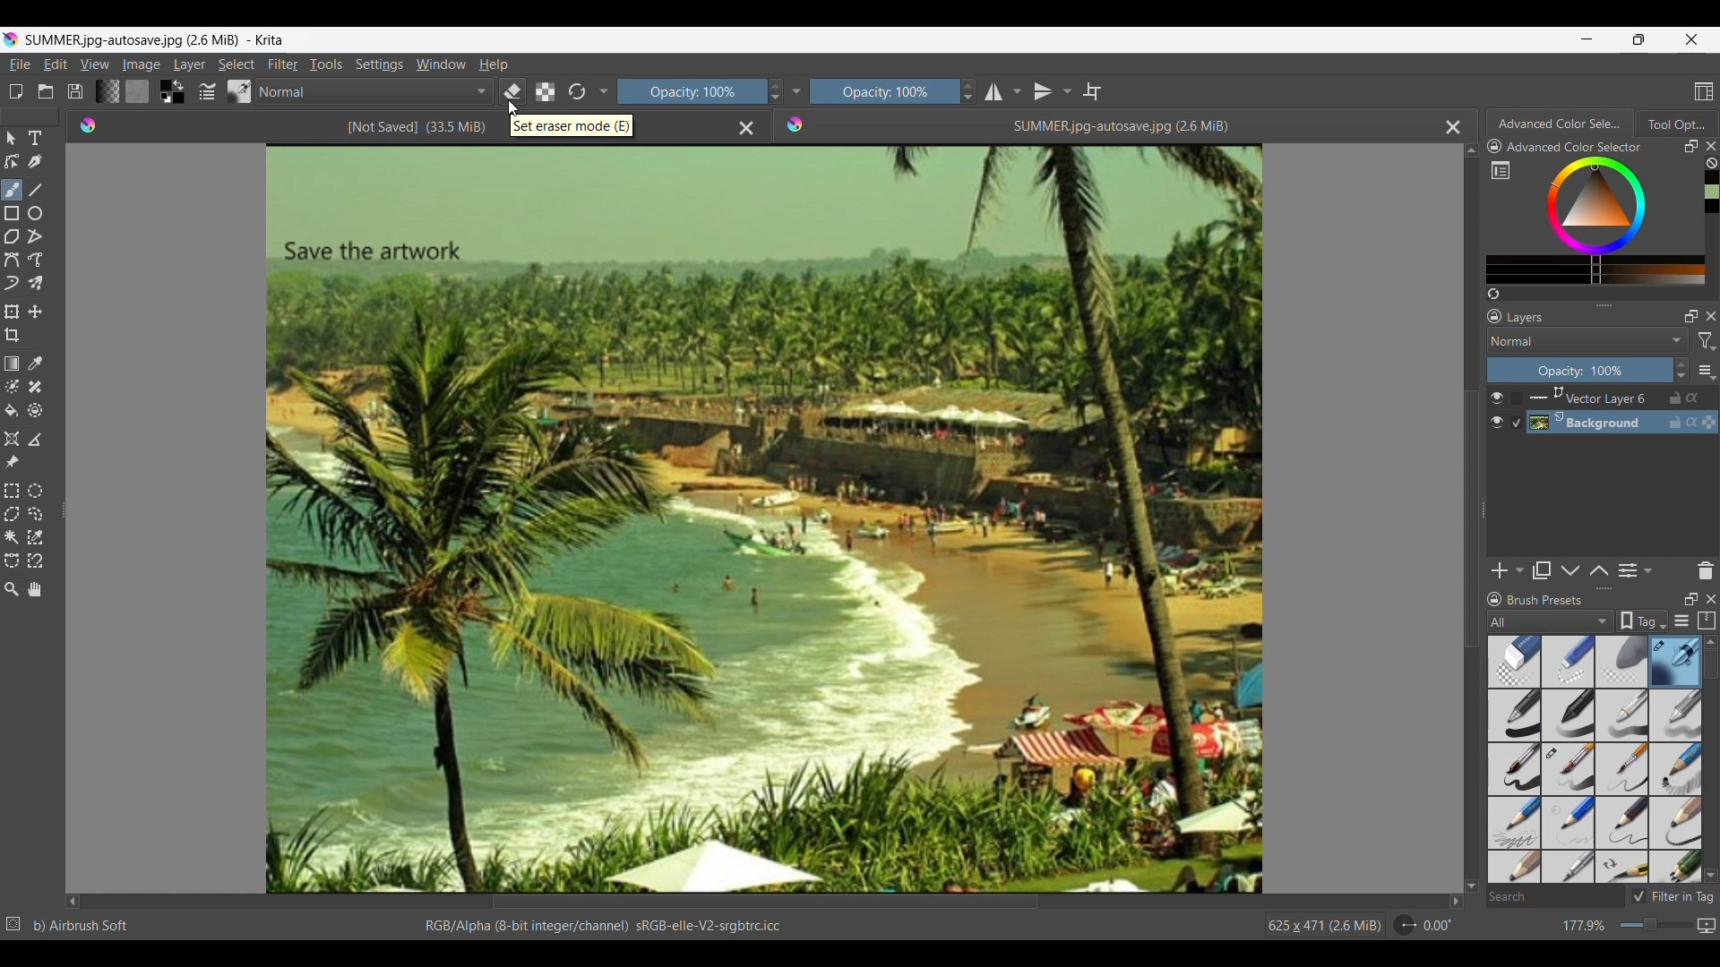 This screenshot has height=967, width=1720. Describe the element at coordinates (107, 91) in the screenshot. I see `Fill gradients` at that location.